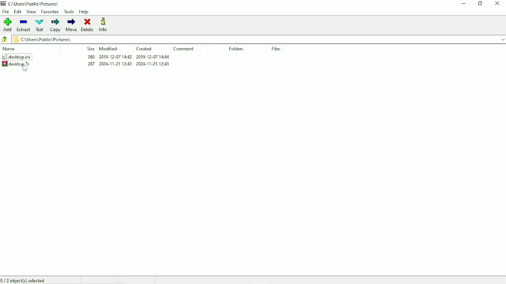 The width and height of the screenshot is (506, 284). What do you see at coordinates (117, 56) in the screenshot?
I see `2019-12-07 14.42` at bounding box center [117, 56].